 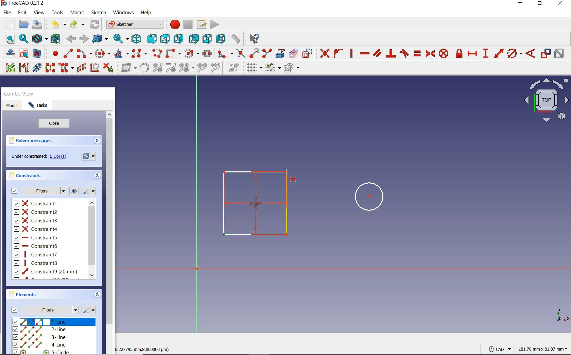 I want to click on create circle, so click(x=103, y=53).